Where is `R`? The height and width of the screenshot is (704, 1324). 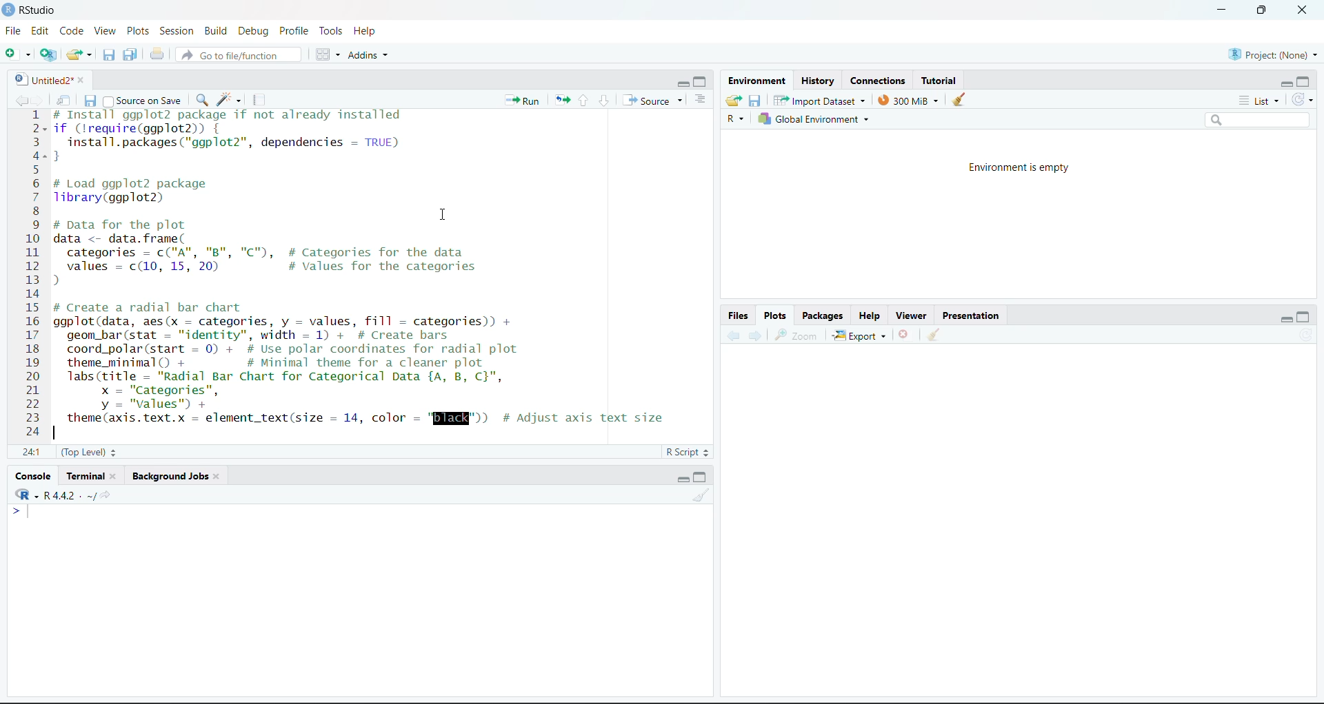 R is located at coordinates (734, 119).